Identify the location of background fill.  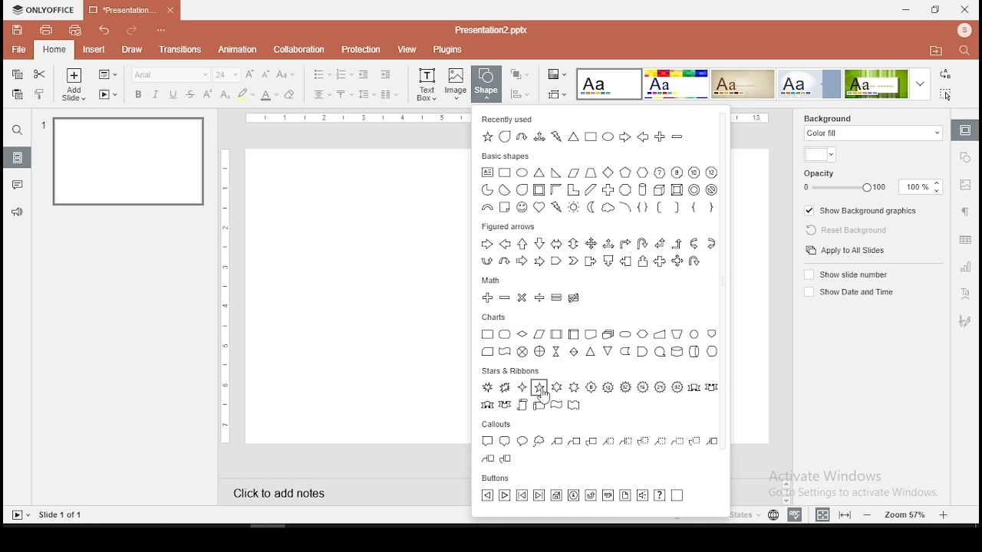
(874, 129).